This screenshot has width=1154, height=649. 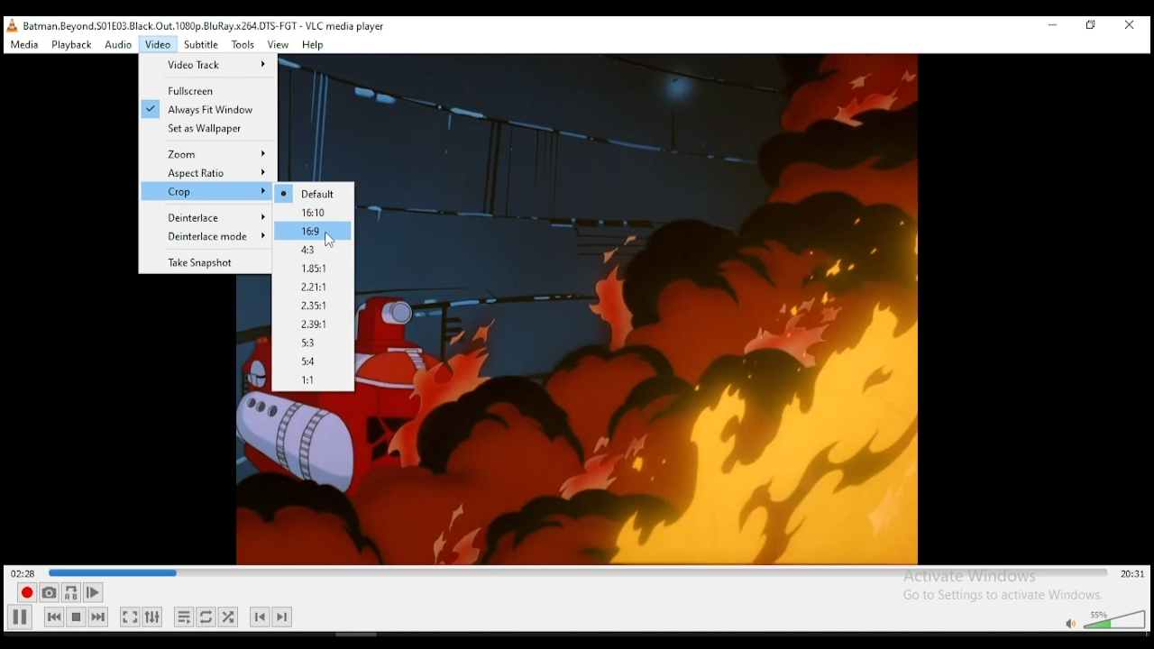 I want to click on Play/pause, so click(x=20, y=617).